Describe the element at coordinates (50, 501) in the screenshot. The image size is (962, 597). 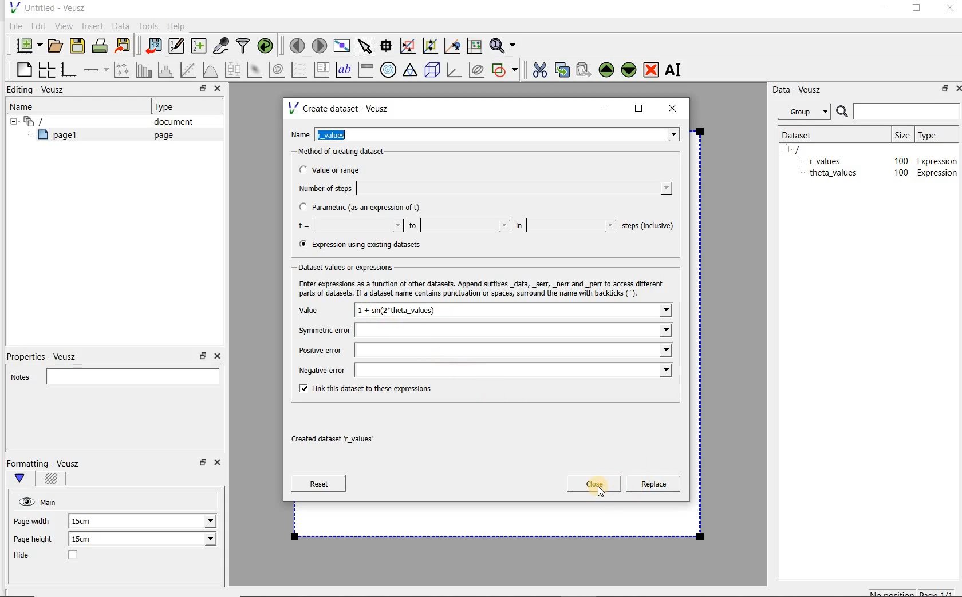
I see `Main` at that location.